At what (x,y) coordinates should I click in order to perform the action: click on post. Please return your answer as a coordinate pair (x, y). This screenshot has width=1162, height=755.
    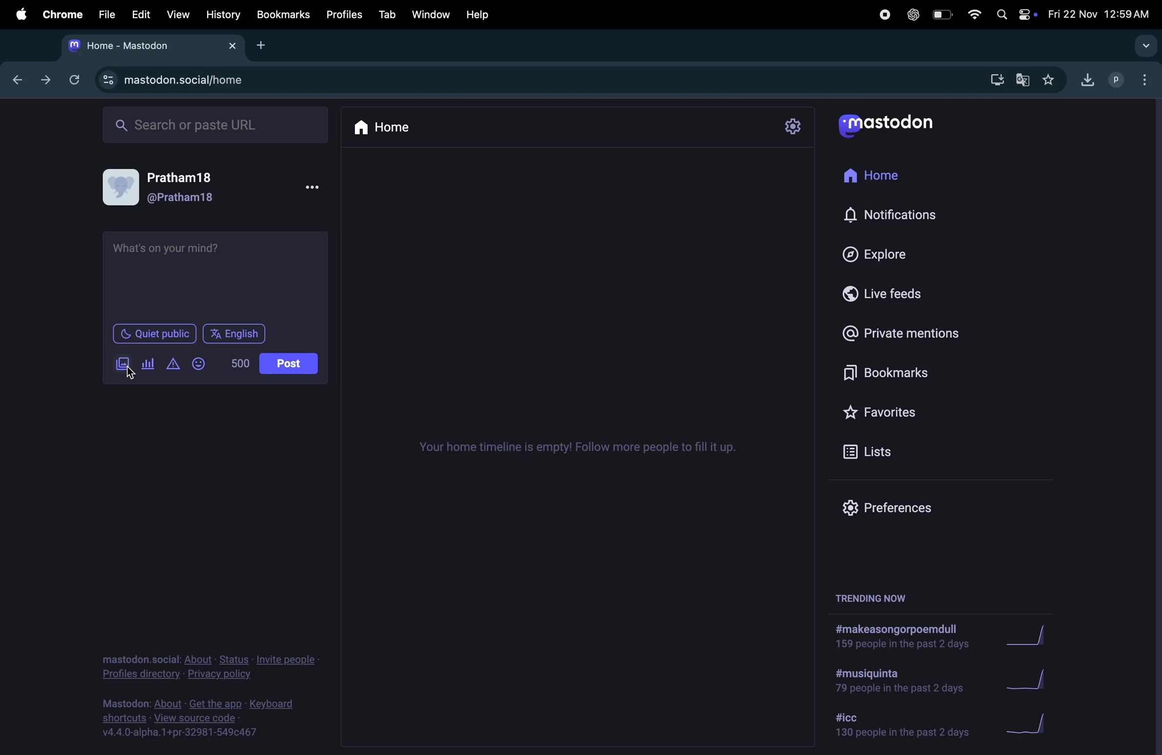
    Looking at the image, I should click on (287, 364).